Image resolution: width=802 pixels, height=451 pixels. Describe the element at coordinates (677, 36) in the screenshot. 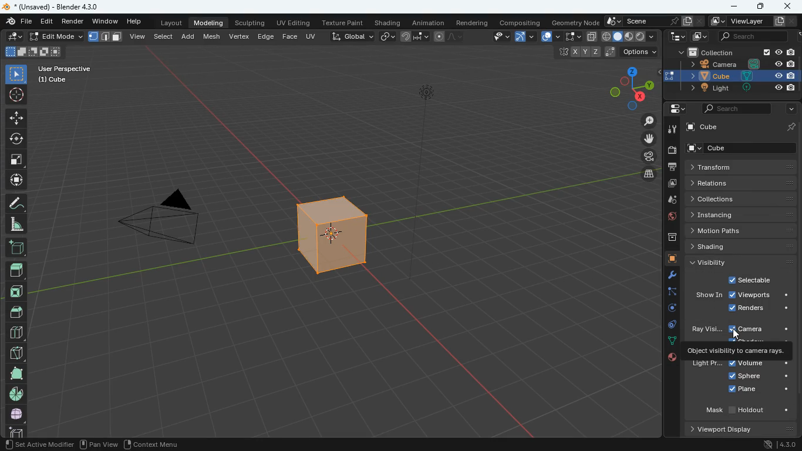

I see `tech` at that location.